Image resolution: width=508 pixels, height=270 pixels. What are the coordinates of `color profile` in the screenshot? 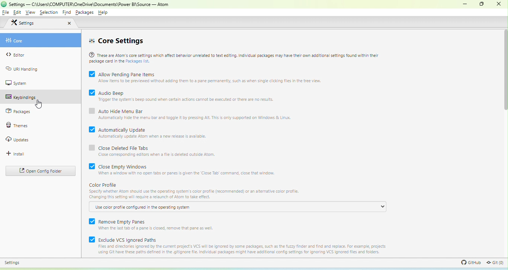 It's located at (104, 185).